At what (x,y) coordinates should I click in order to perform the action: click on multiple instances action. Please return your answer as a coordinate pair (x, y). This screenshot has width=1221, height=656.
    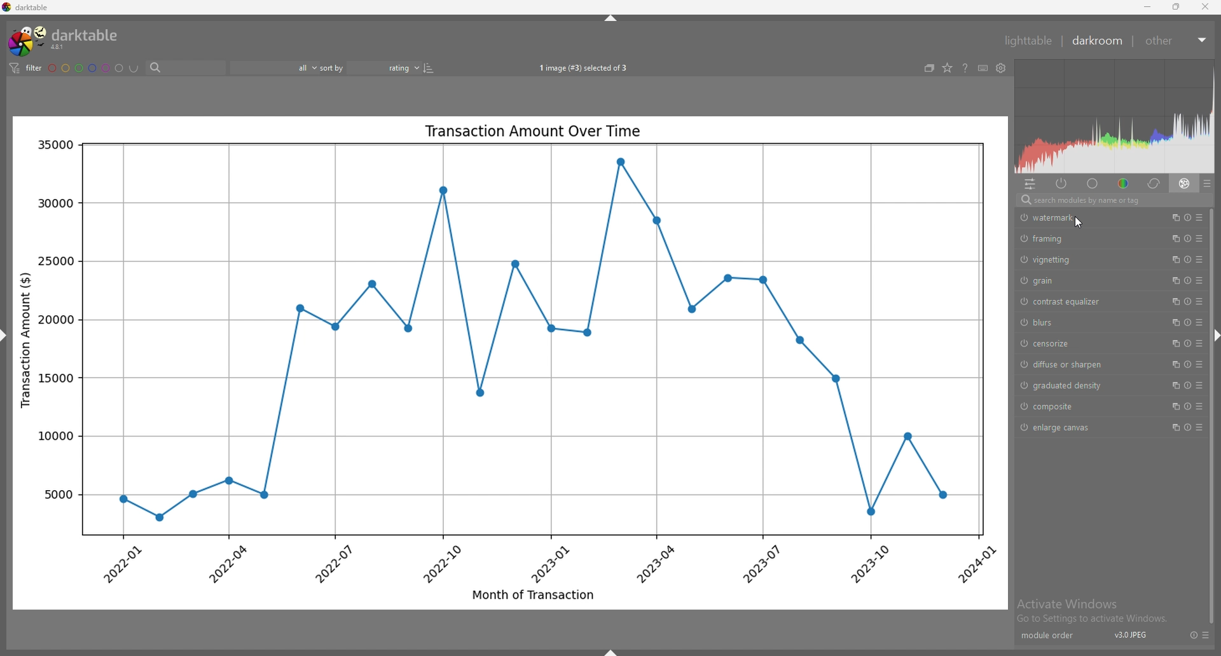
    Looking at the image, I should click on (1175, 364).